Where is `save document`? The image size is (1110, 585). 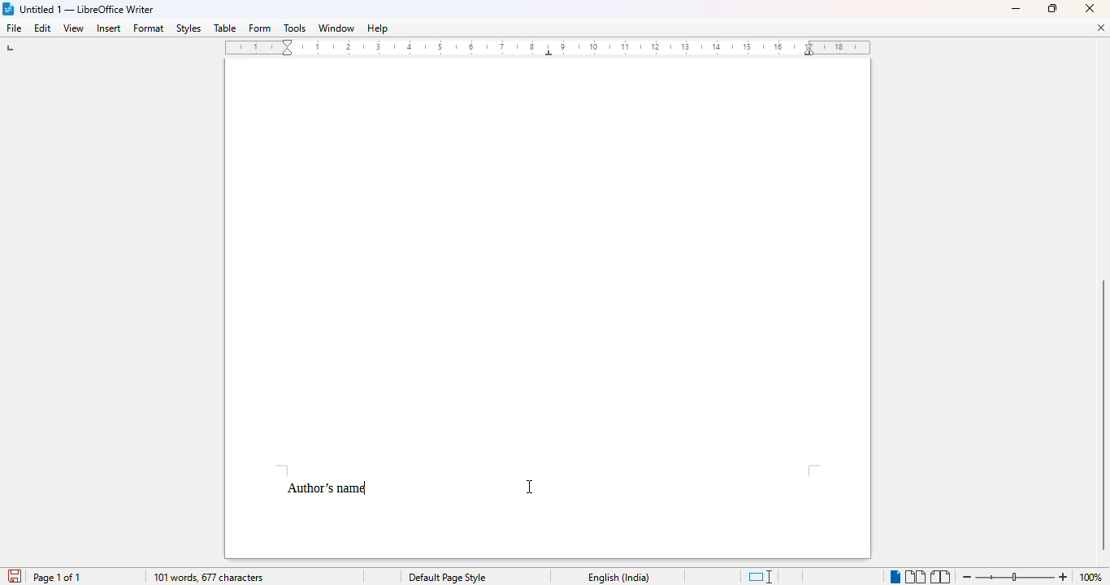
save document is located at coordinates (12, 574).